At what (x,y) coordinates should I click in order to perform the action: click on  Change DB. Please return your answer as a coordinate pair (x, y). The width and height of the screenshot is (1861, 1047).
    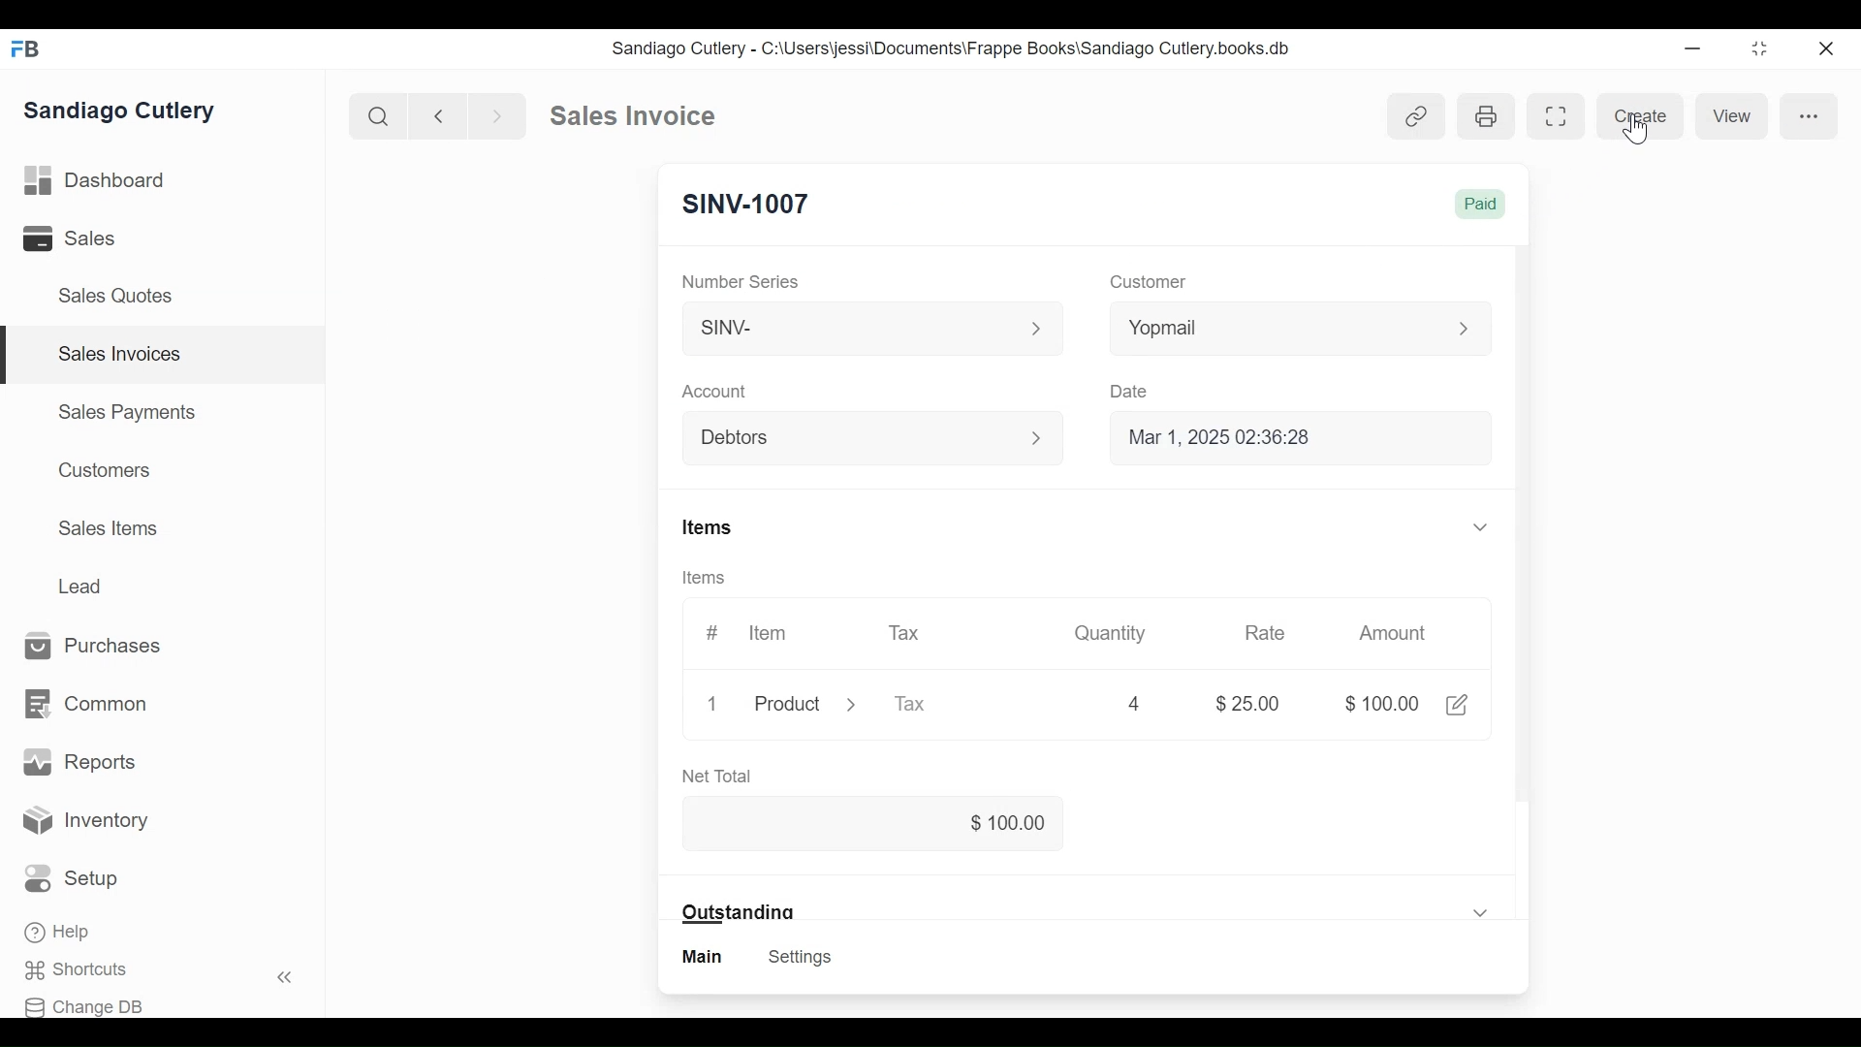
    Looking at the image, I should click on (85, 1006).